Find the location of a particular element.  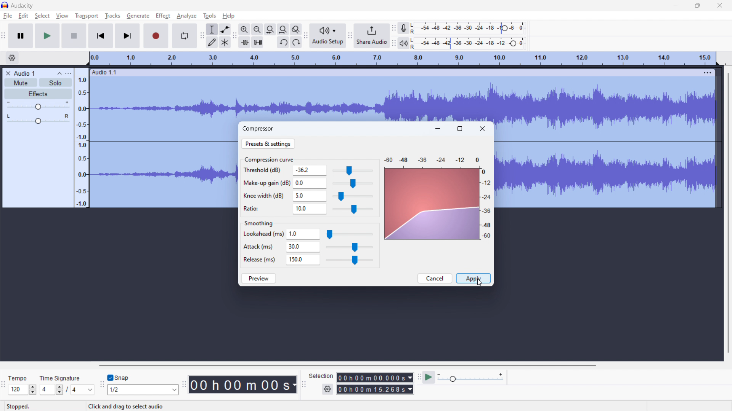

 is located at coordinates (202, 35).